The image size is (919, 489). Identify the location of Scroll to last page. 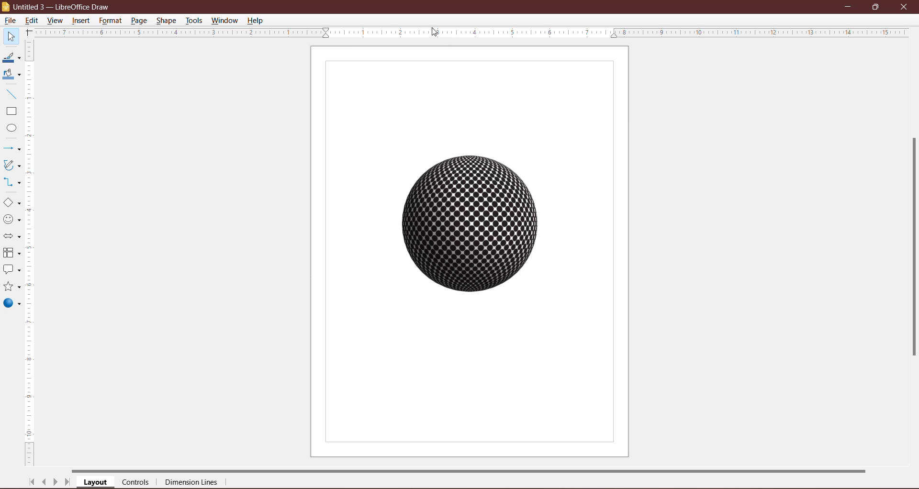
(68, 483).